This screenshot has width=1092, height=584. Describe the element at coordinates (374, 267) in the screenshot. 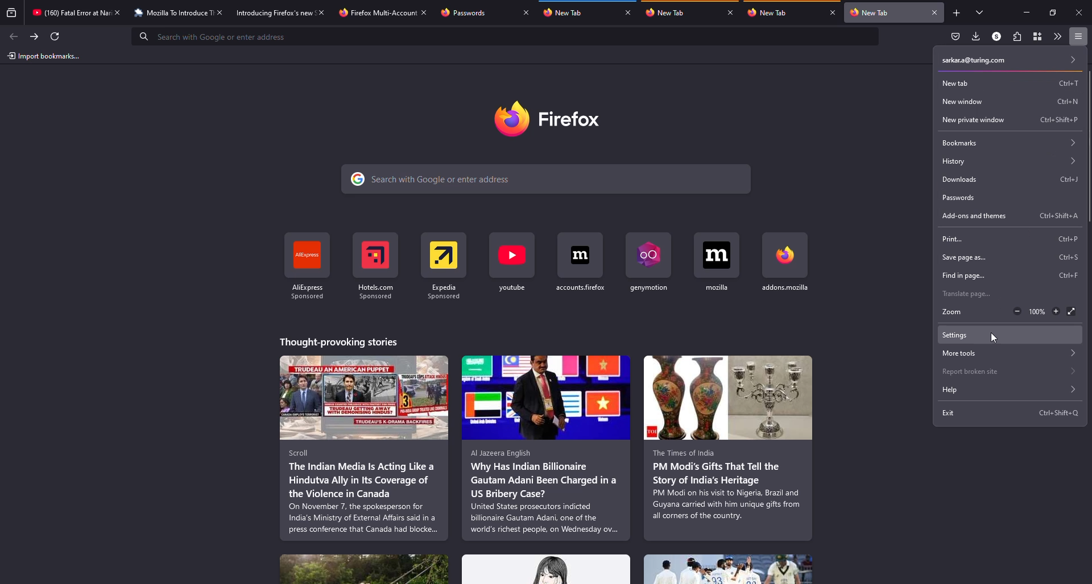

I see `shortcut` at that location.